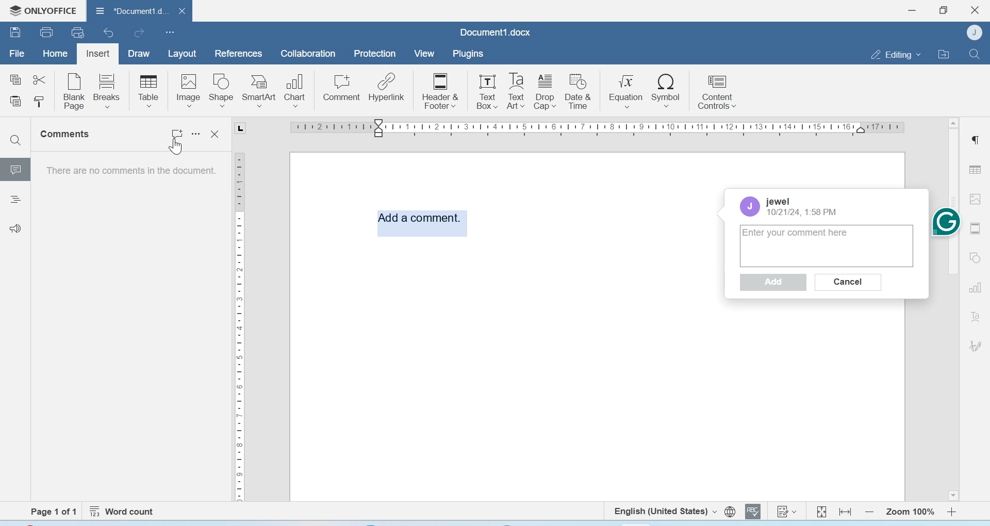 This screenshot has width=990, height=526. Describe the element at coordinates (846, 512) in the screenshot. I see `Fit to width` at that location.